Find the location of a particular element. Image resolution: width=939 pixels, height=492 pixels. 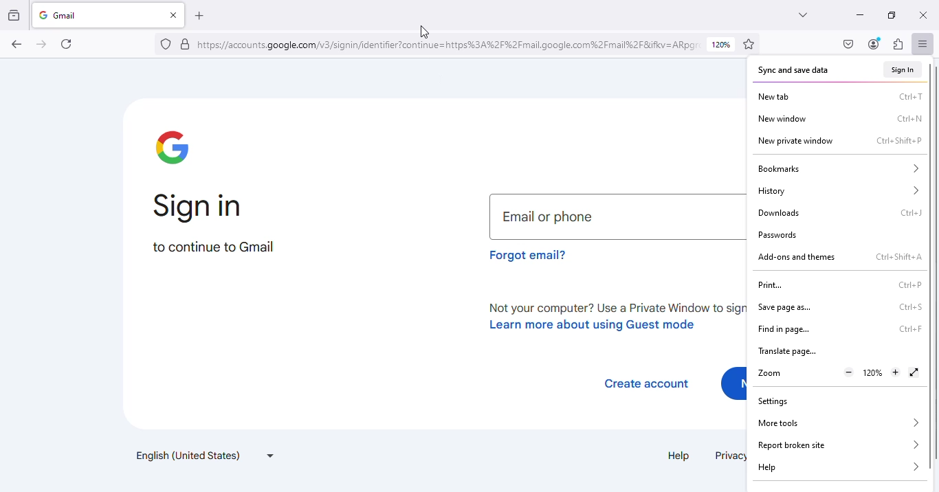

no trackers known to firefox were detected on this page is located at coordinates (166, 44).